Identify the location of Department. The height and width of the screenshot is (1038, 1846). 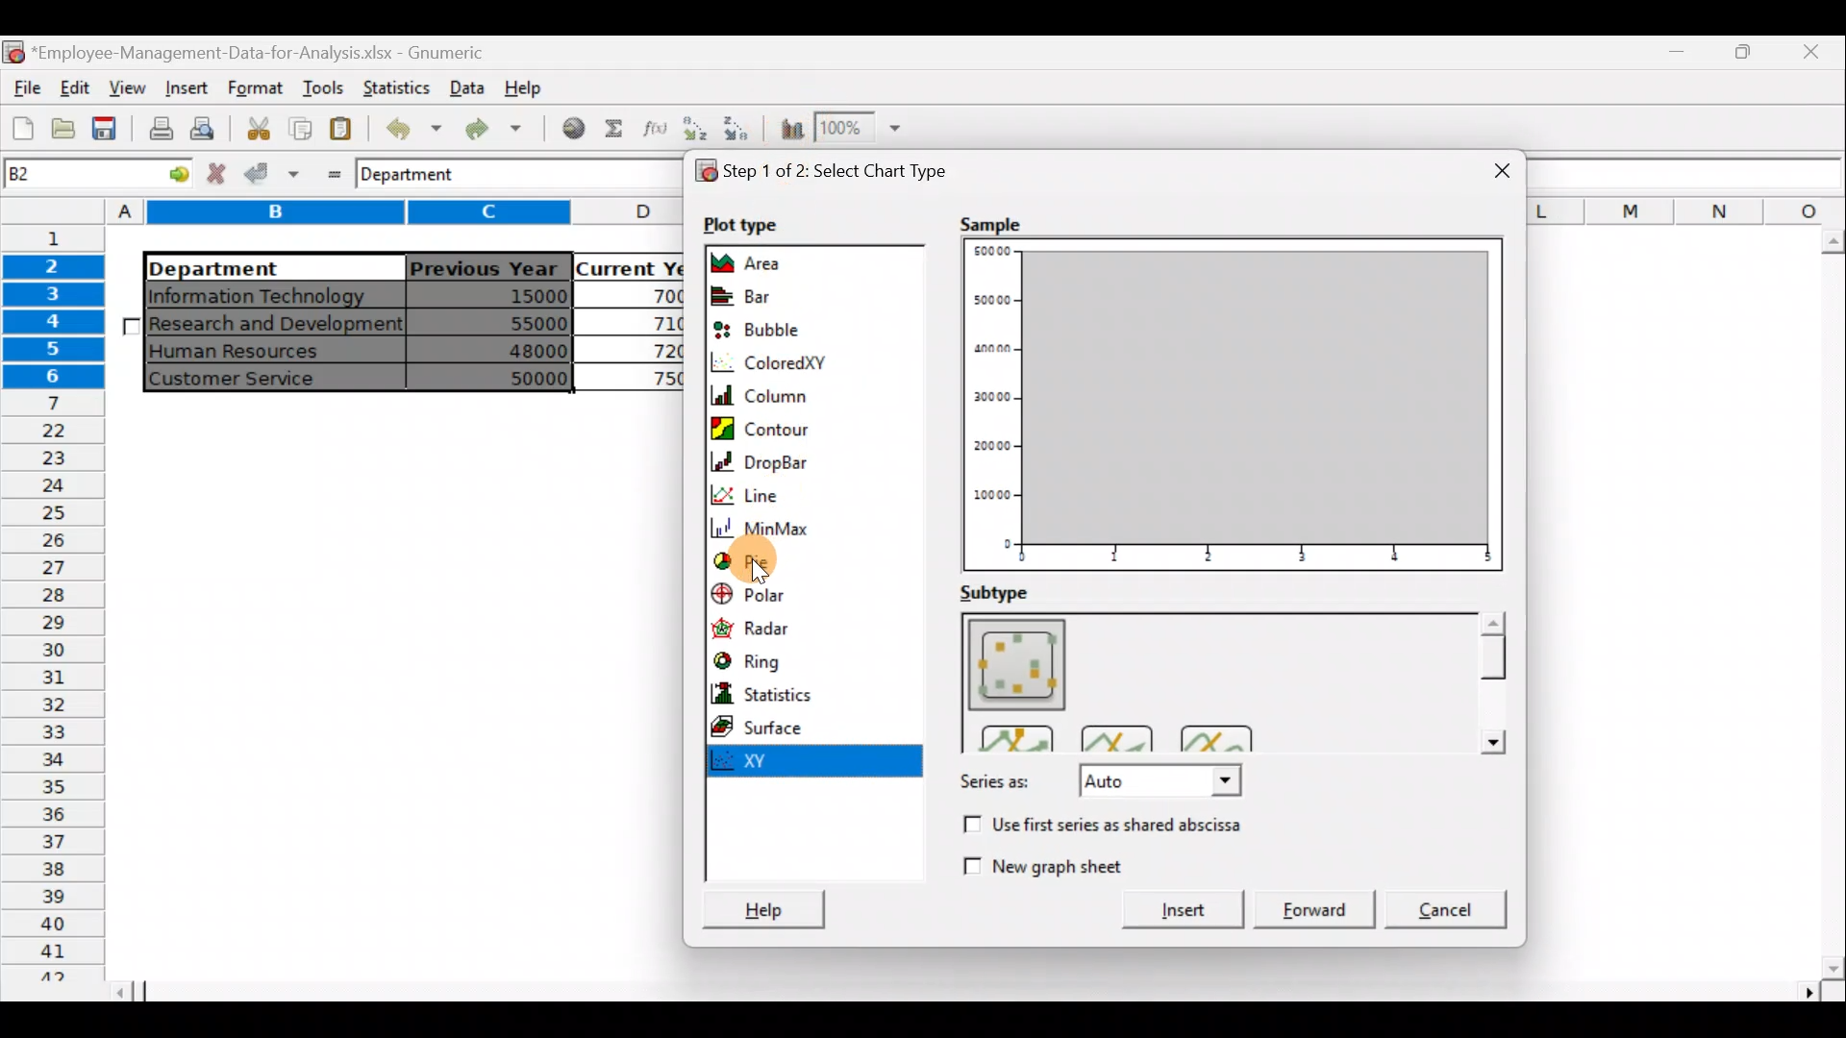
(262, 267).